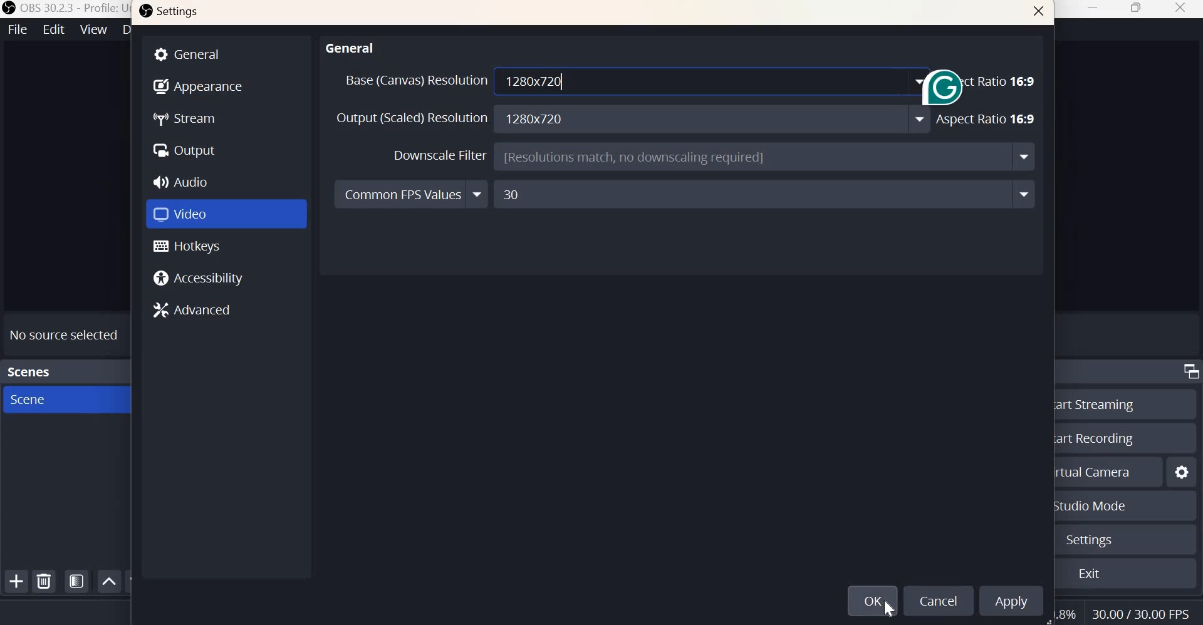  What do you see at coordinates (1090, 507) in the screenshot?
I see `Studio mode` at bounding box center [1090, 507].